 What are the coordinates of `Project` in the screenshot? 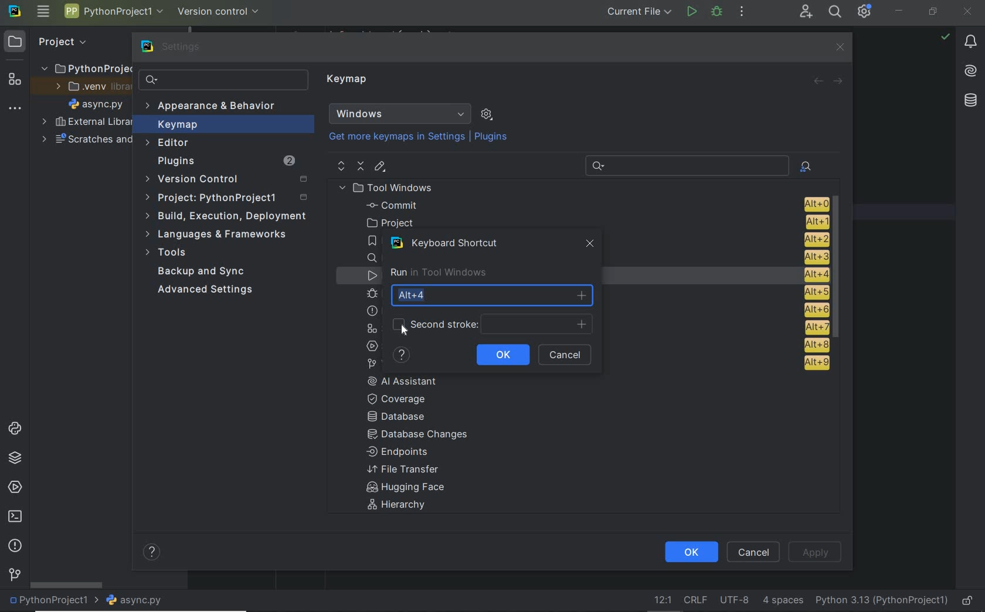 It's located at (50, 41).